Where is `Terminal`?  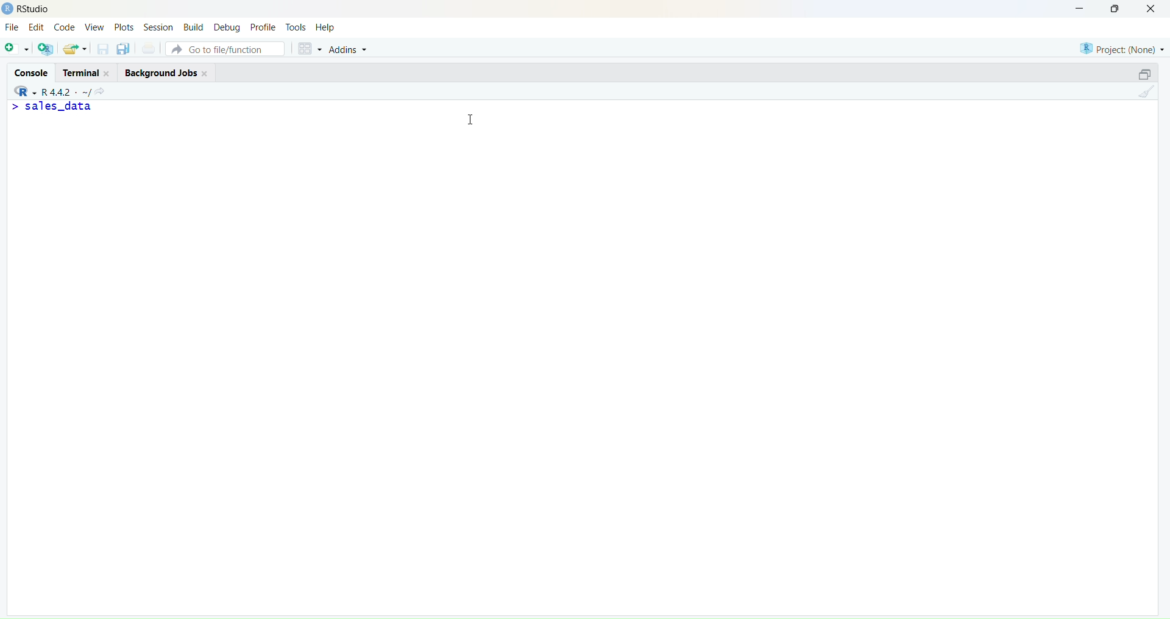 Terminal is located at coordinates (83, 72).